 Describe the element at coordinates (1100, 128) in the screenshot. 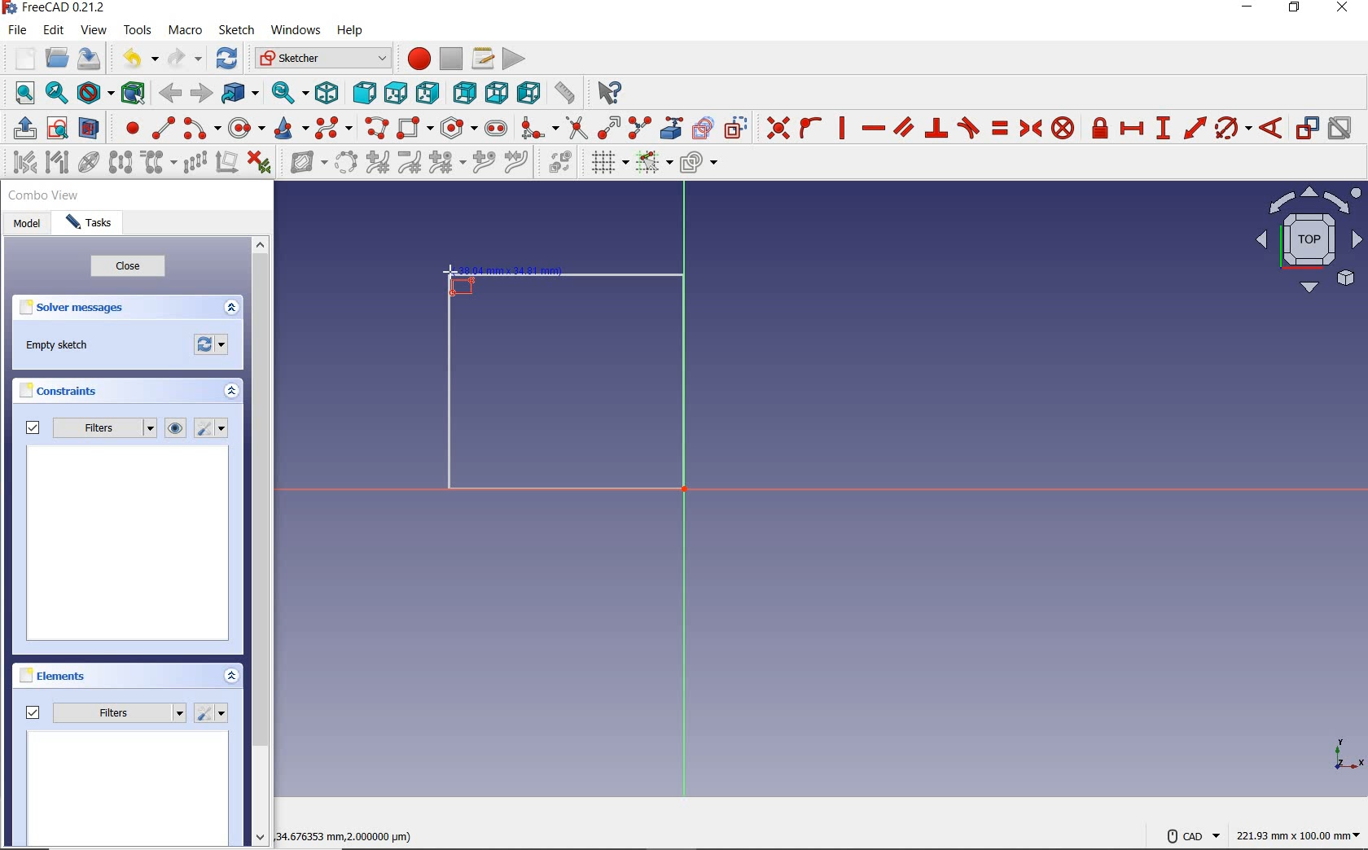

I see `constrain lock` at that location.